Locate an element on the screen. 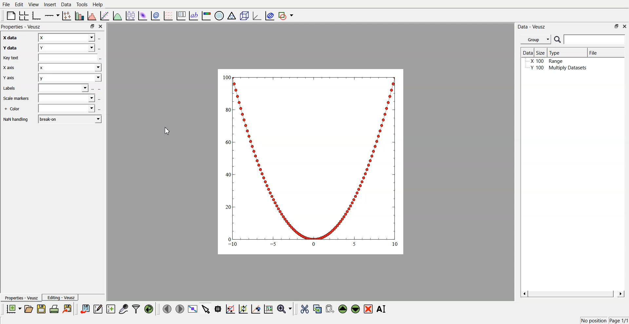 The width and height of the screenshot is (629, 324). more options is located at coordinates (103, 58).